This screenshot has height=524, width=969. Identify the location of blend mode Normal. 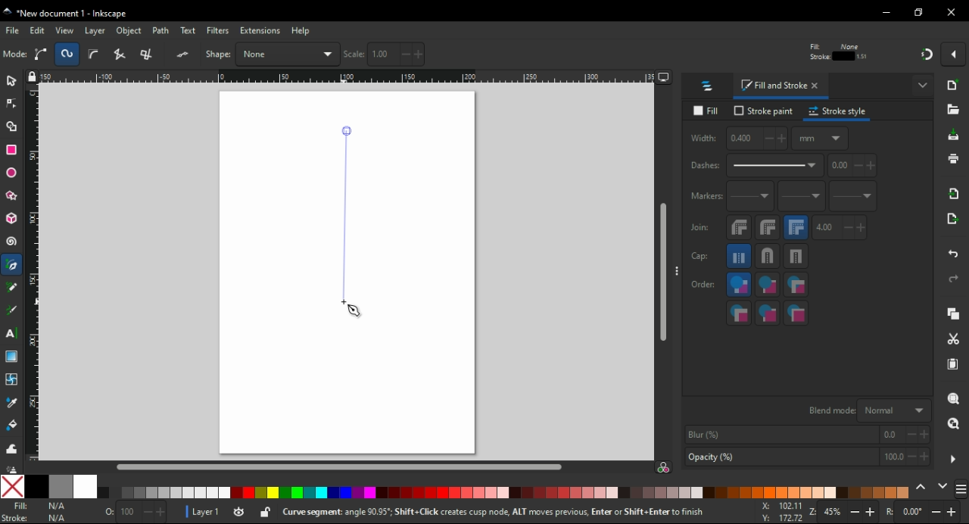
(867, 410).